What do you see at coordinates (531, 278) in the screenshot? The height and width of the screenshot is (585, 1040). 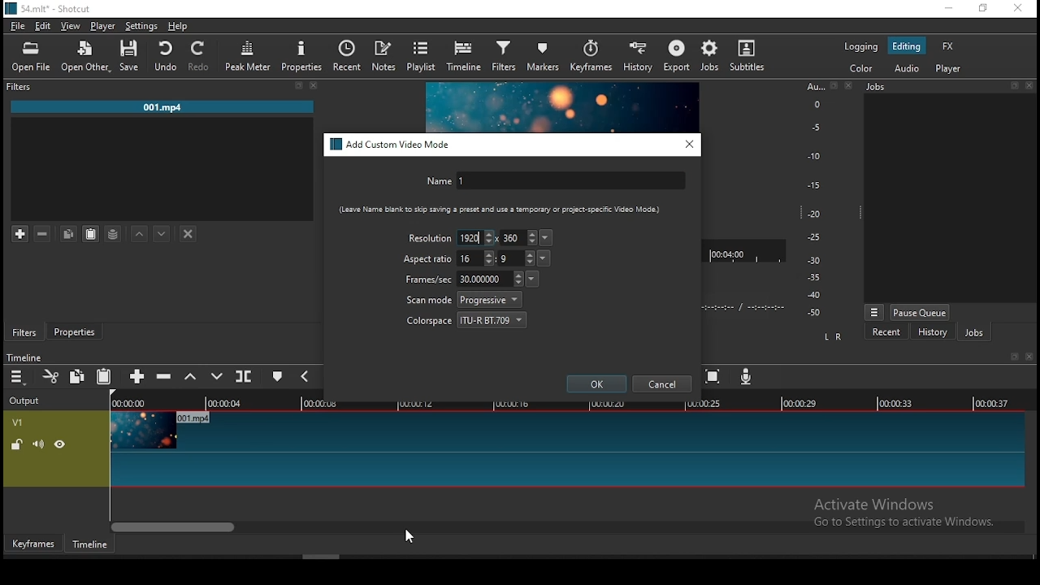 I see `frames per second presets` at bounding box center [531, 278].